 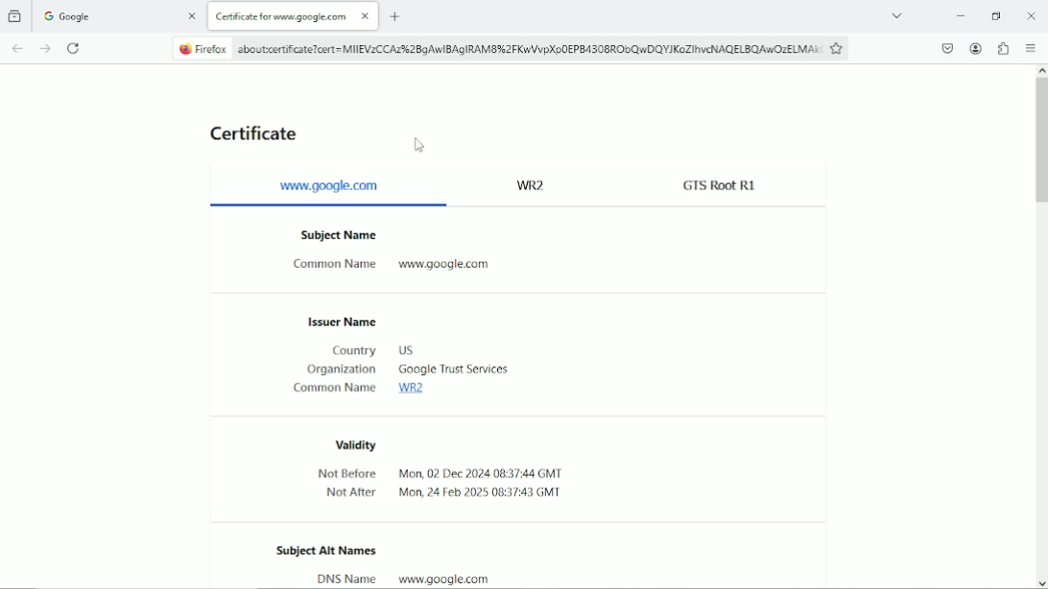 I want to click on www.google.com, so click(x=331, y=186).